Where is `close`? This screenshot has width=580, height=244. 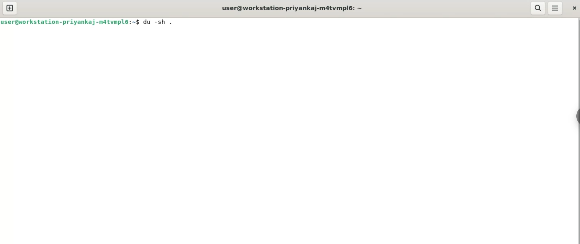
close is located at coordinates (573, 9).